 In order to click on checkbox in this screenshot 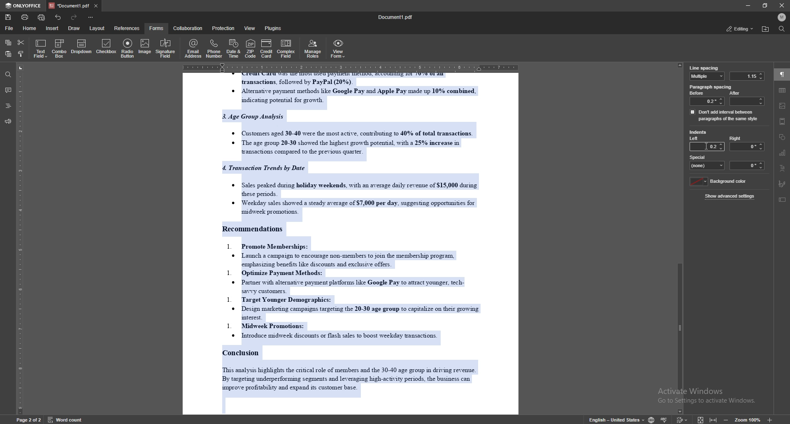, I will do `click(107, 47)`.